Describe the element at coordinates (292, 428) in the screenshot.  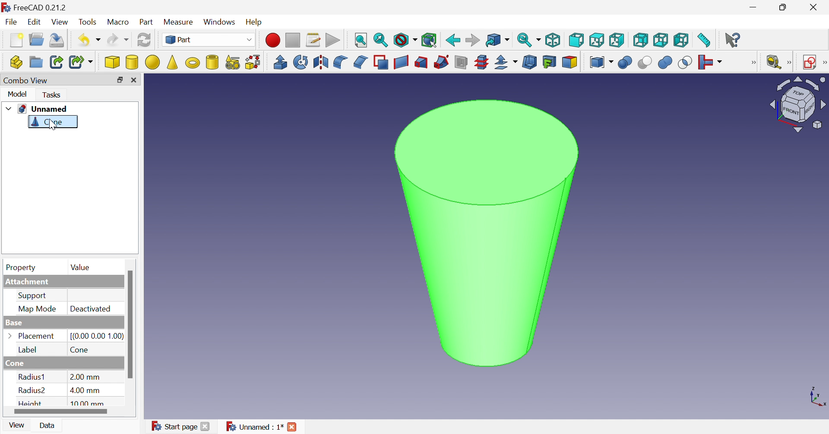
I see `Close` at that location.